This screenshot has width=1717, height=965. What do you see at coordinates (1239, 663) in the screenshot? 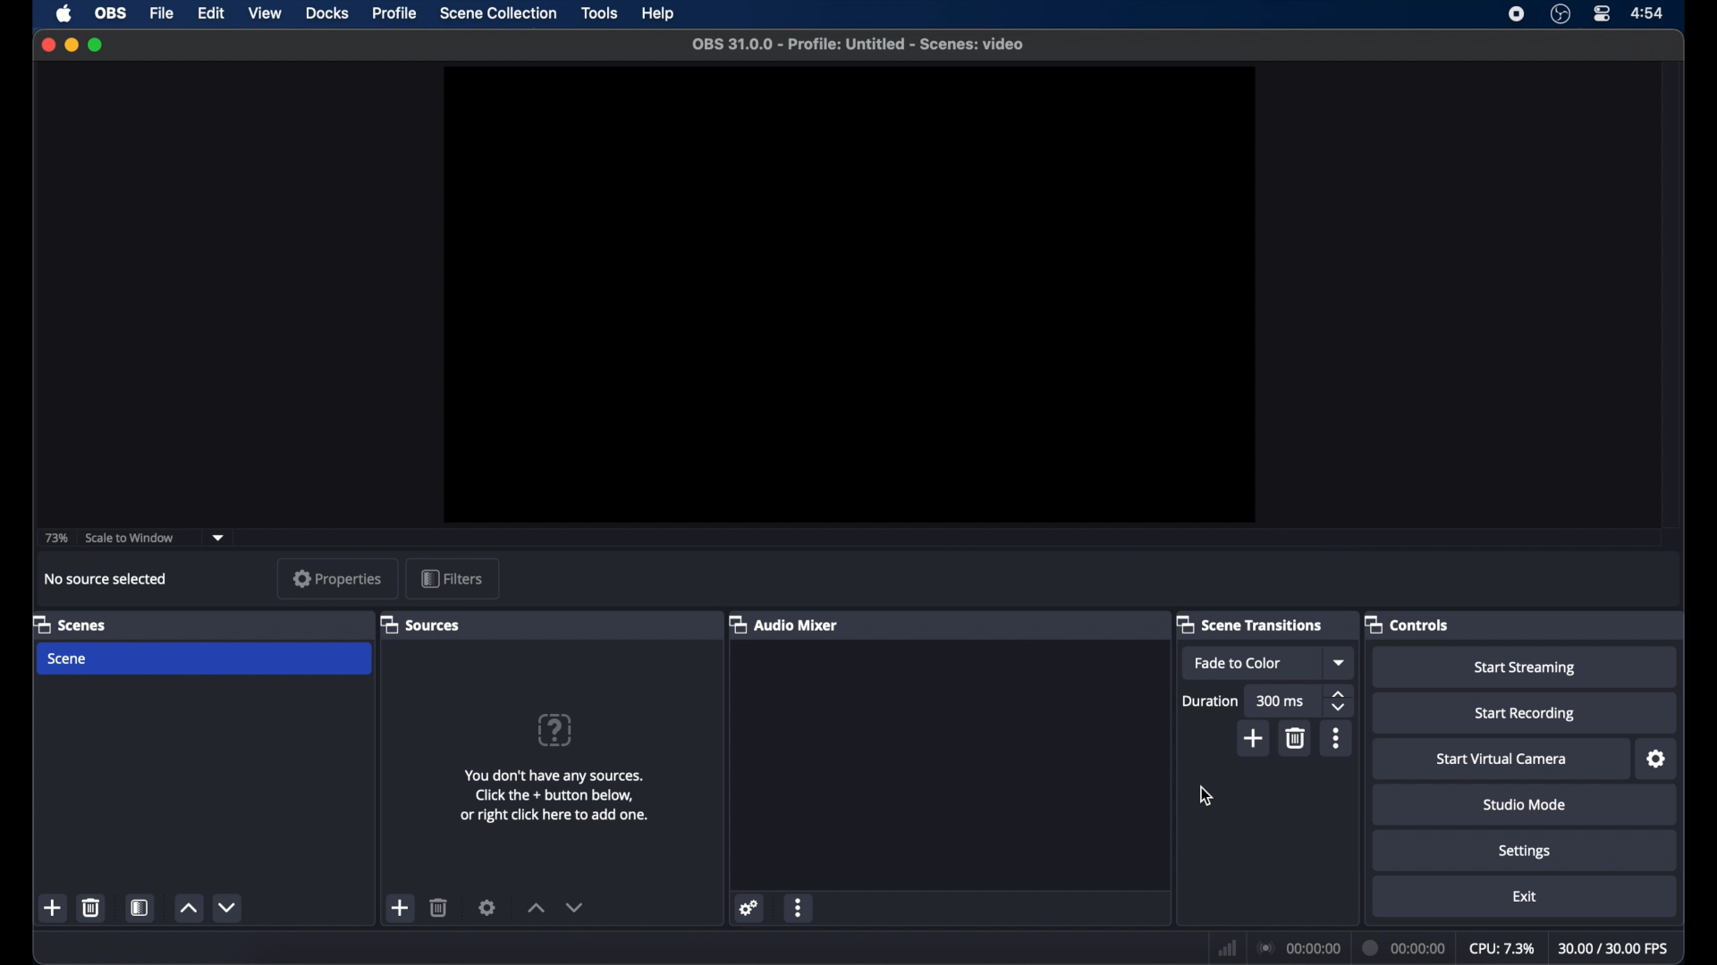
I see `yadeto color` at bounding box center [1239, 663].